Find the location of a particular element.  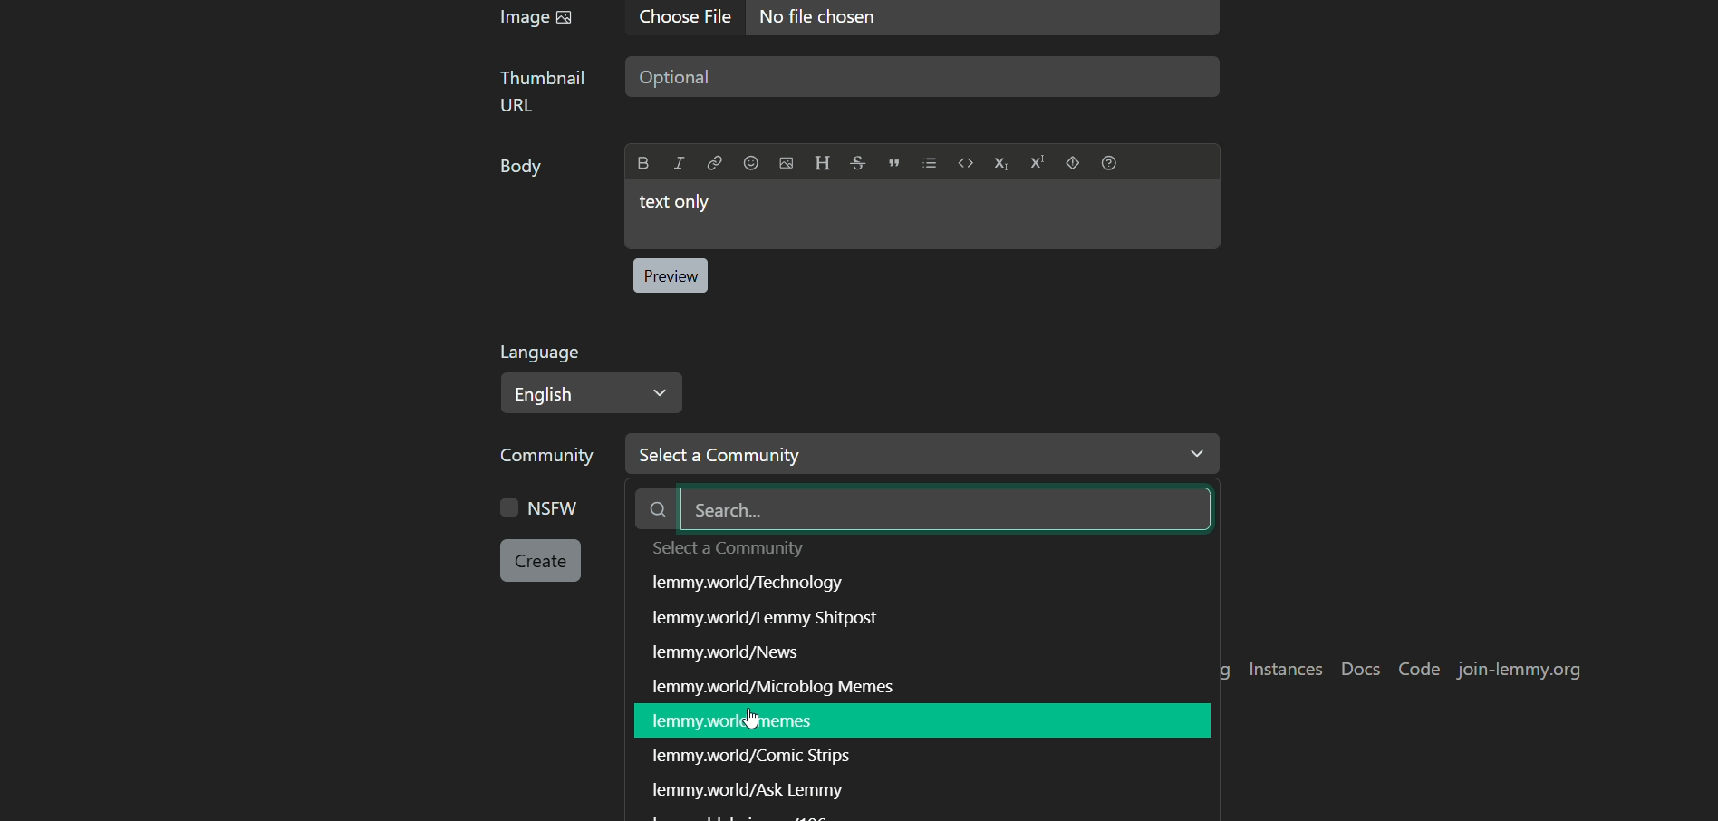

Strikethrough is located at coordinates (859, 163).